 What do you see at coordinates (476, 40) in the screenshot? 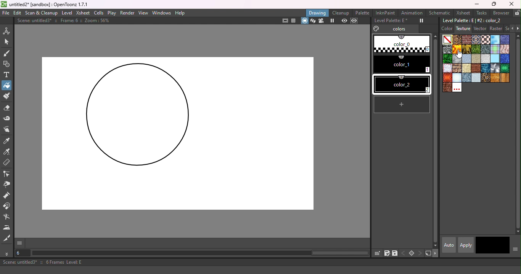
I see `Carpet.bmp` at bounding box center [476, 40].